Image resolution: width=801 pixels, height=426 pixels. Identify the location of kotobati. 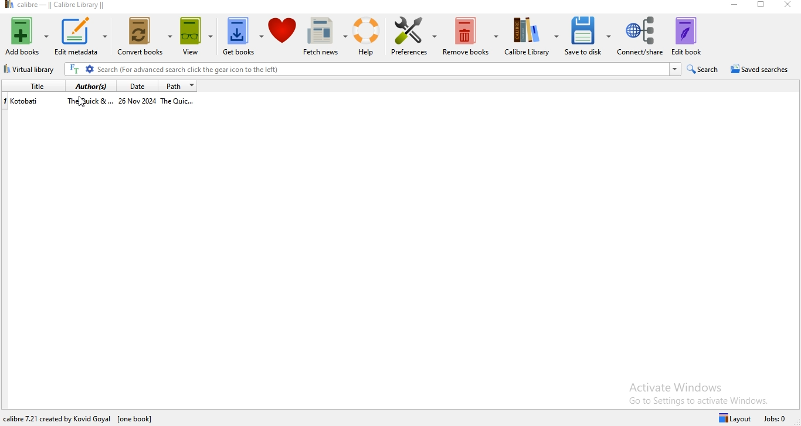
(28, 102).